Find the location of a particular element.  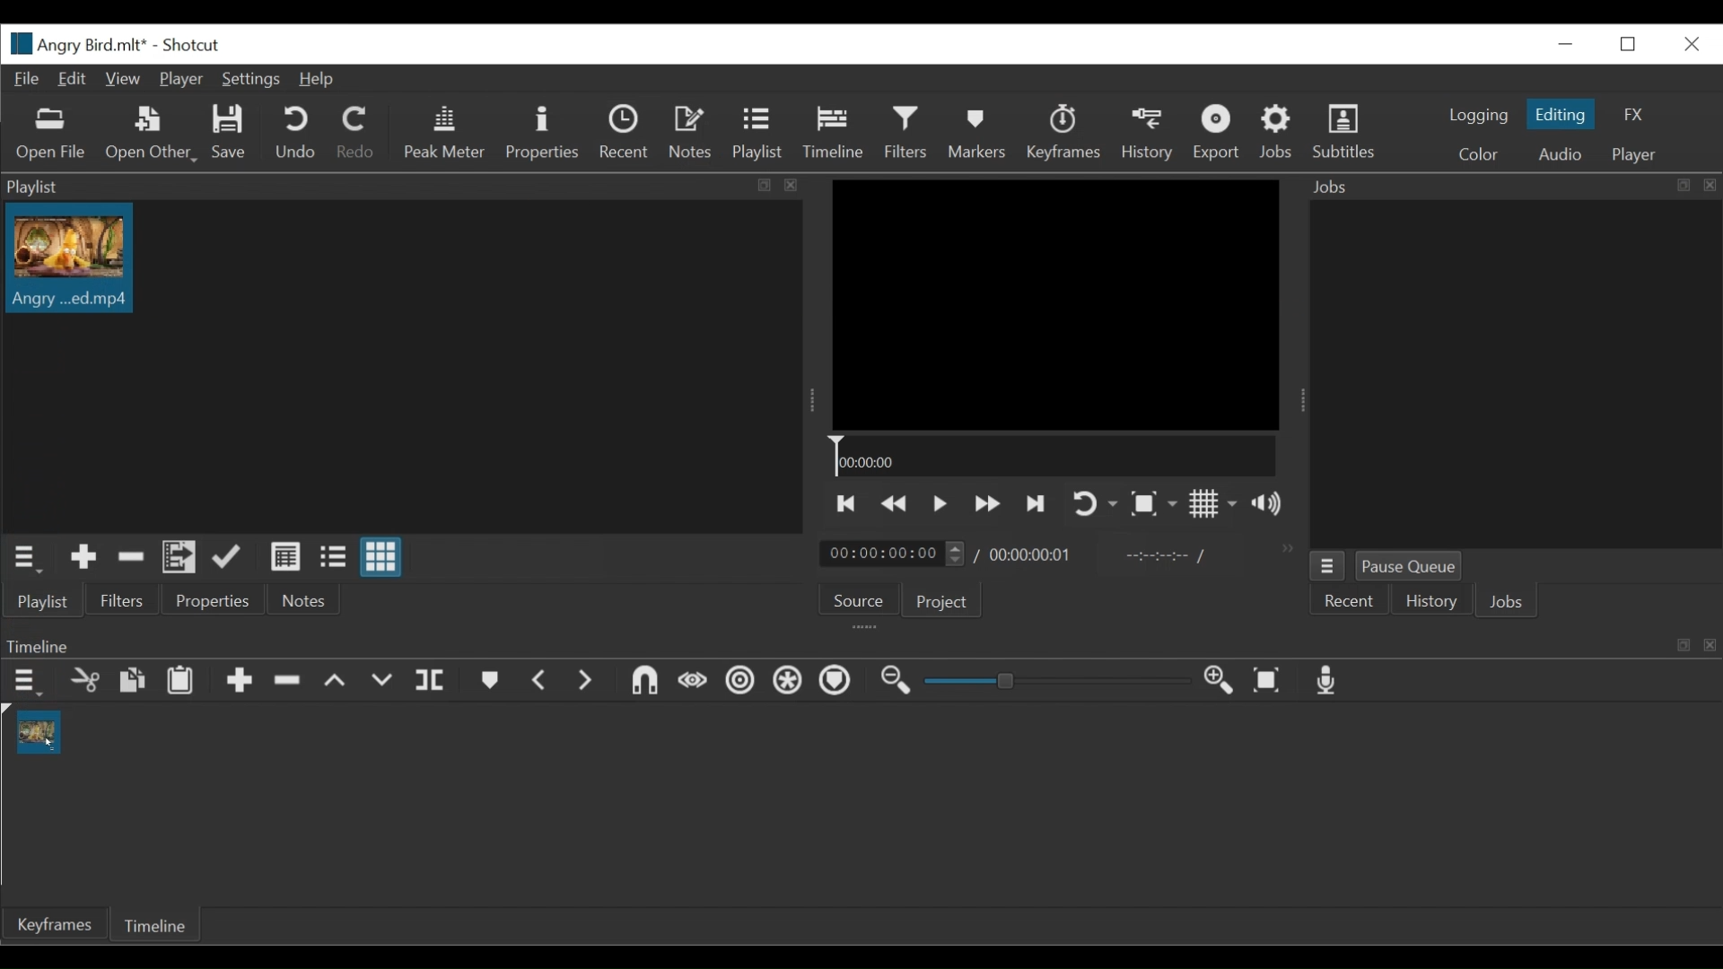

Toggle Zoom  is located at coordinates (1154, 502).